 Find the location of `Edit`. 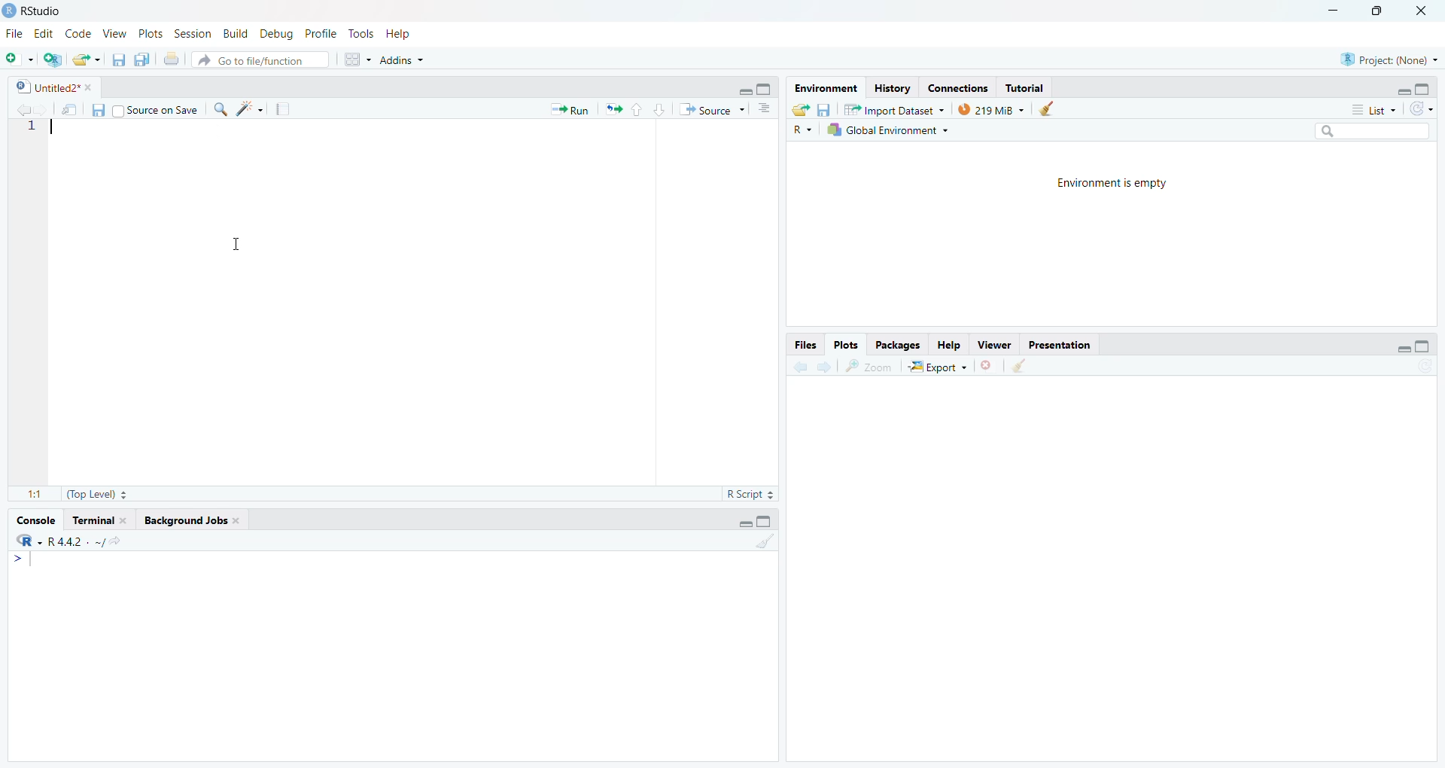

Edit is located at coordinates (45, 33).